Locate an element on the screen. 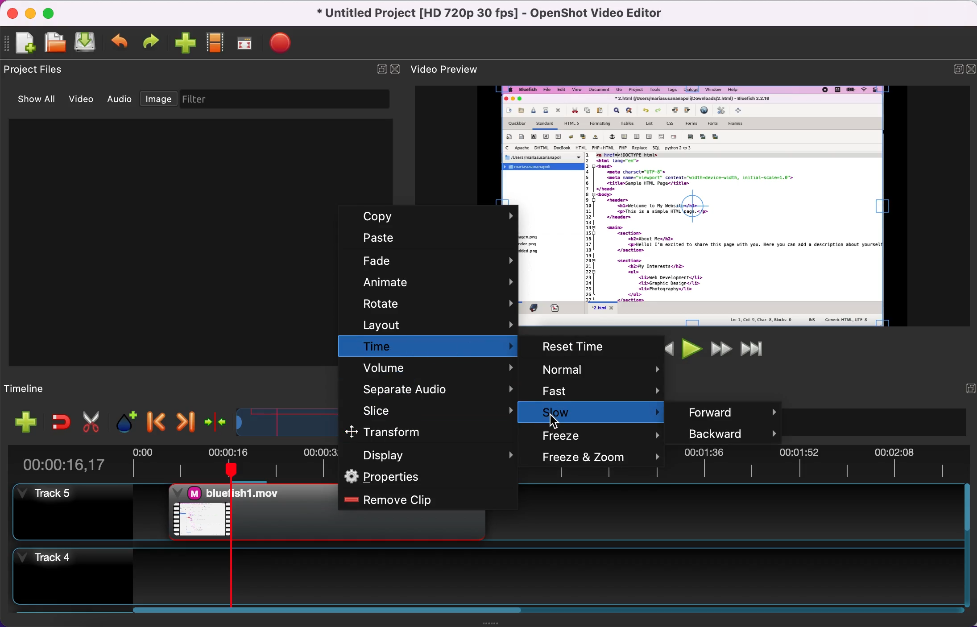  properties is located at coordinates (427, 477).